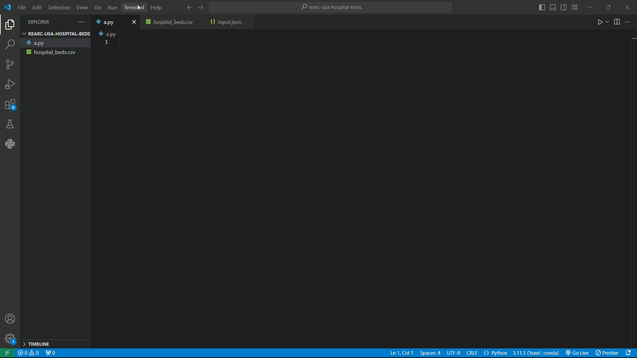 Image resolution: width=637 pixels, height=358 pixels. What do you see at coordinates (10, 340) in the screenshot?
I see `setting` at bounding box center [10, 340].